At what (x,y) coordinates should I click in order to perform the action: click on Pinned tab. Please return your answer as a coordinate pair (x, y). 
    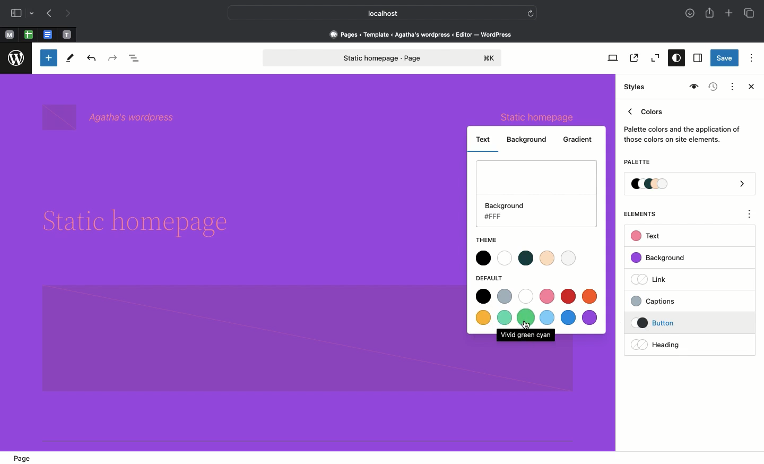
    Looking at the image, I should click on (9, 35).